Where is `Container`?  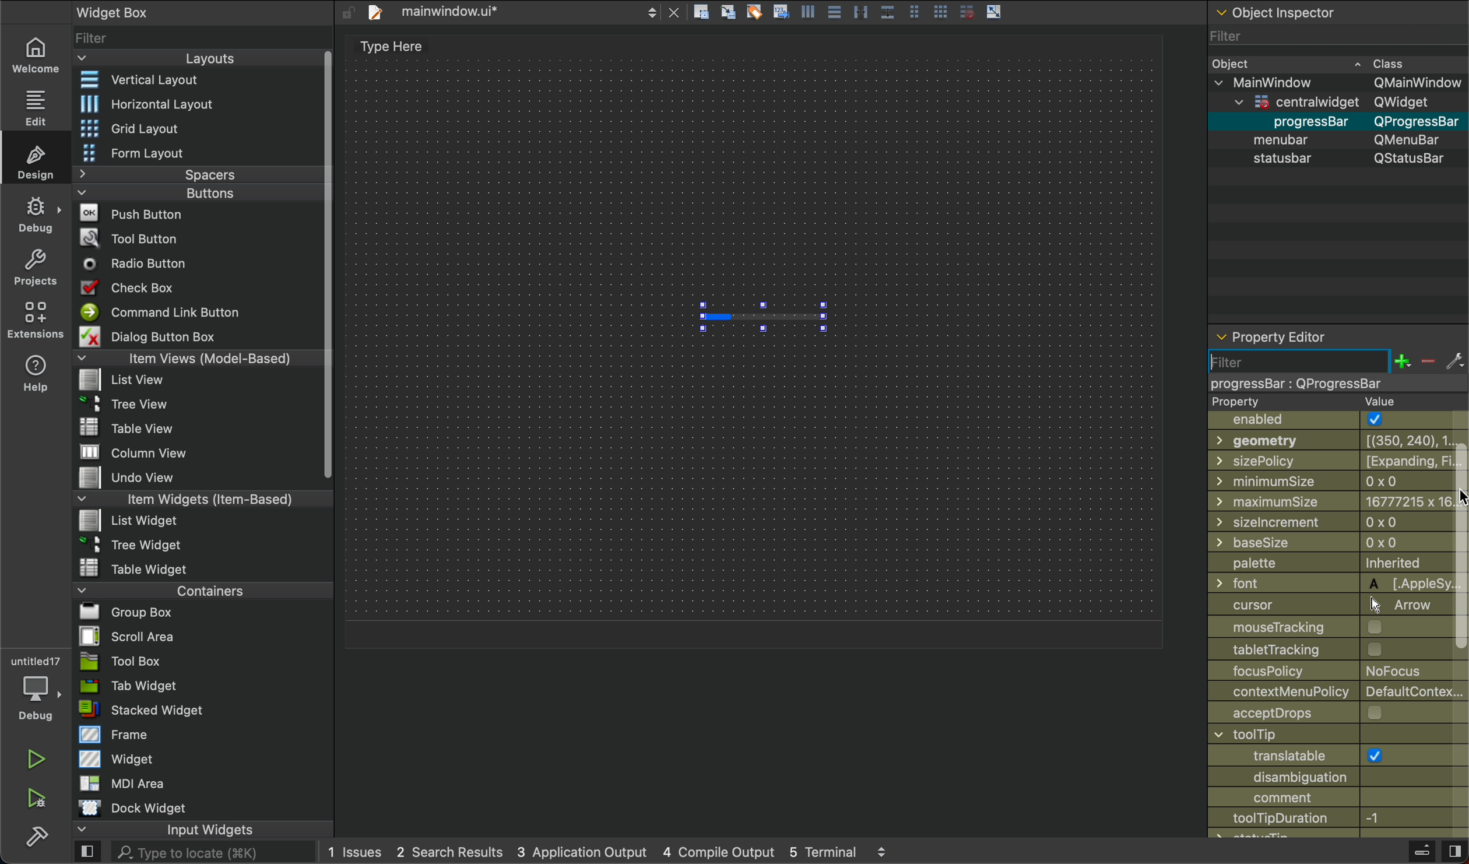
Container is located at coordinates (173, 589).